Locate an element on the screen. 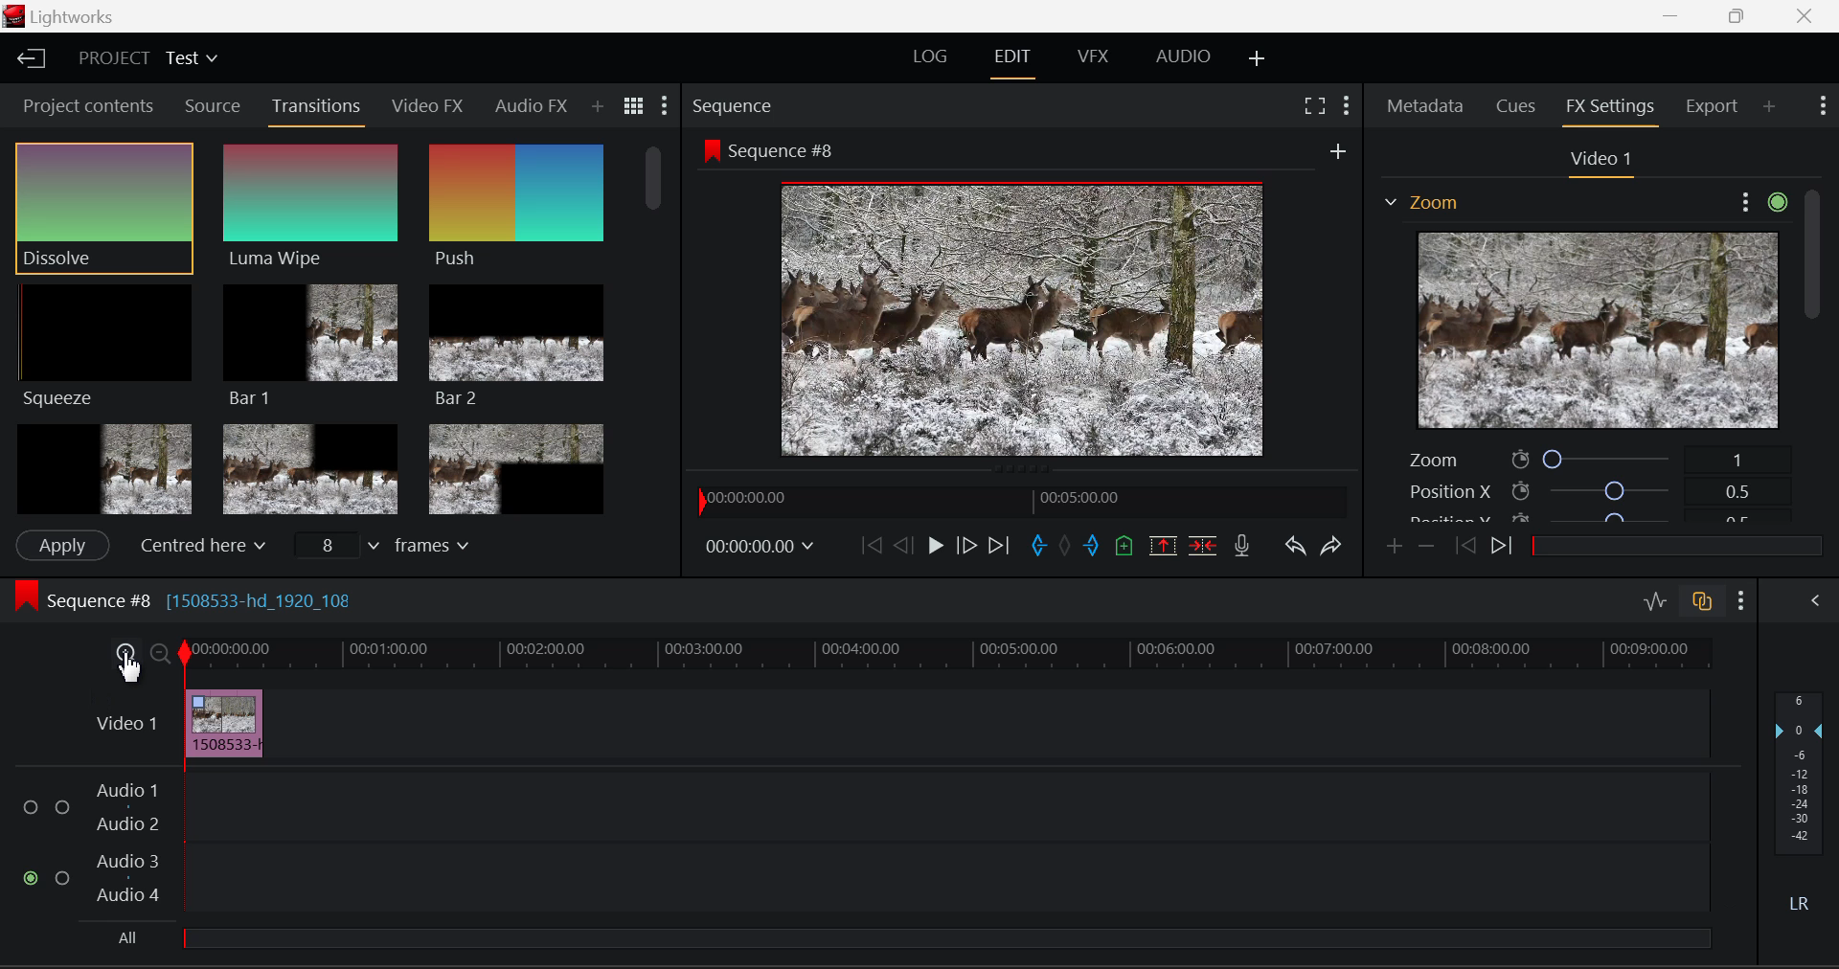 The height and width of the screenshot is (969, 1839). Scroll Bar is located at coordinates (655, 341).